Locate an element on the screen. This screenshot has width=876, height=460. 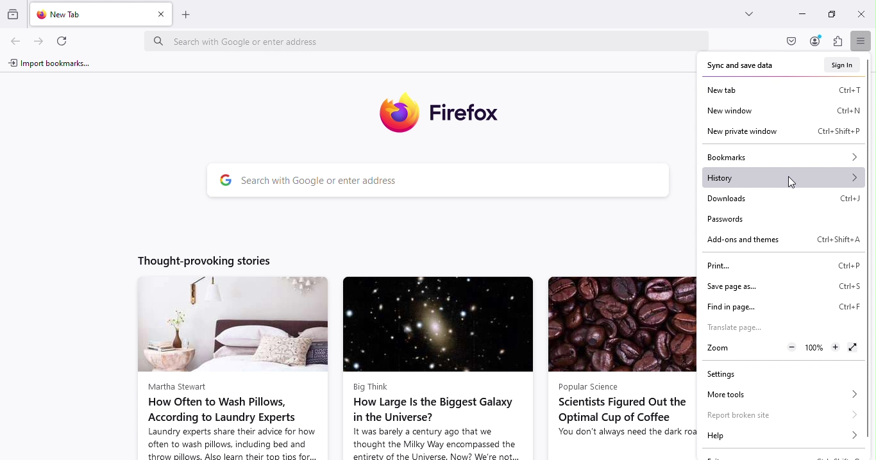
Zoom out is located at coordinates (791, 348).